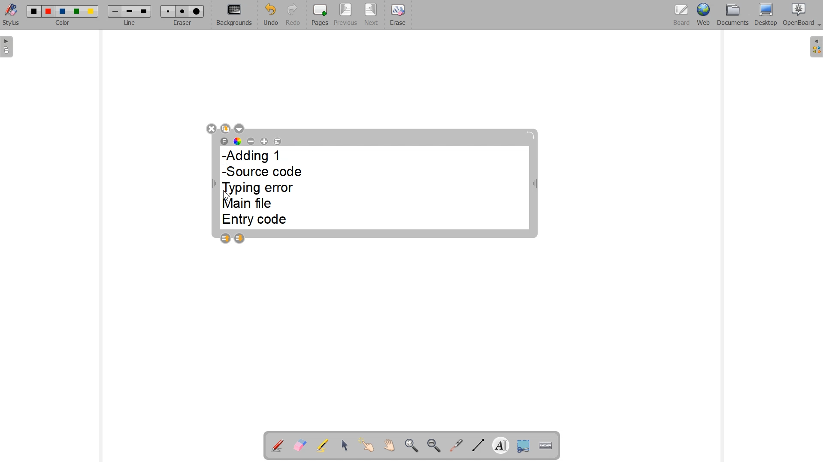  Describe the element at coordinates (225, 238) in the screenshot. I see `Layer up` at that location.